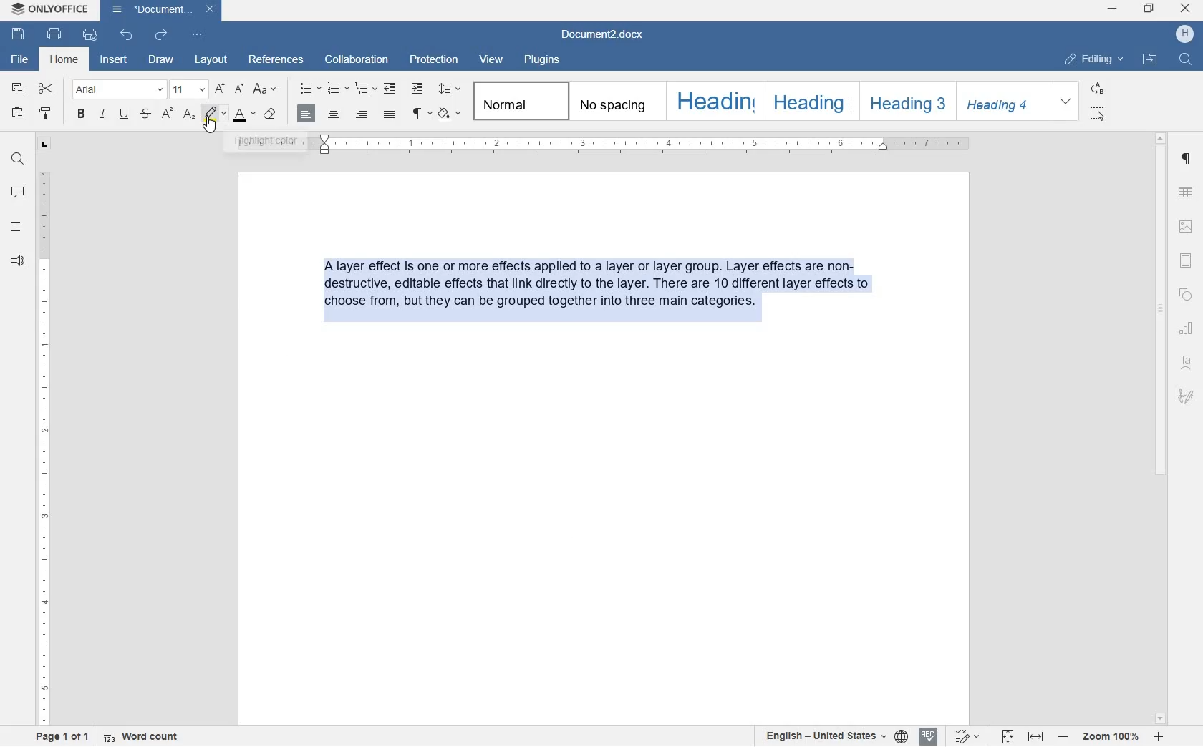 Image resolution: width=1203 pixels, height=747 pixels. I want to click on CURSOR, so click(209, 125).